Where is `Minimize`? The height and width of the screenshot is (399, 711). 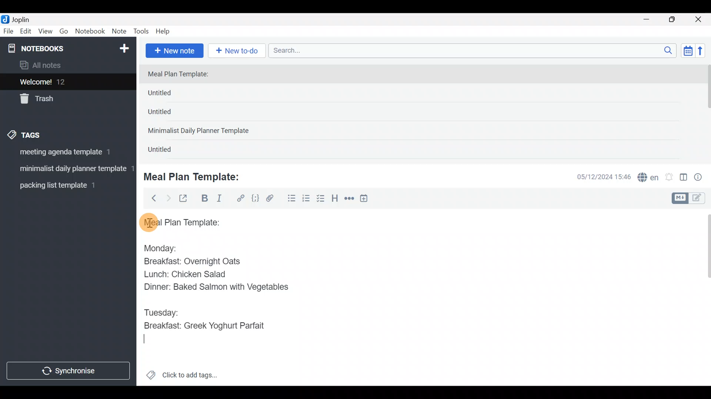 Minimize is located at coordinates (651, 18).